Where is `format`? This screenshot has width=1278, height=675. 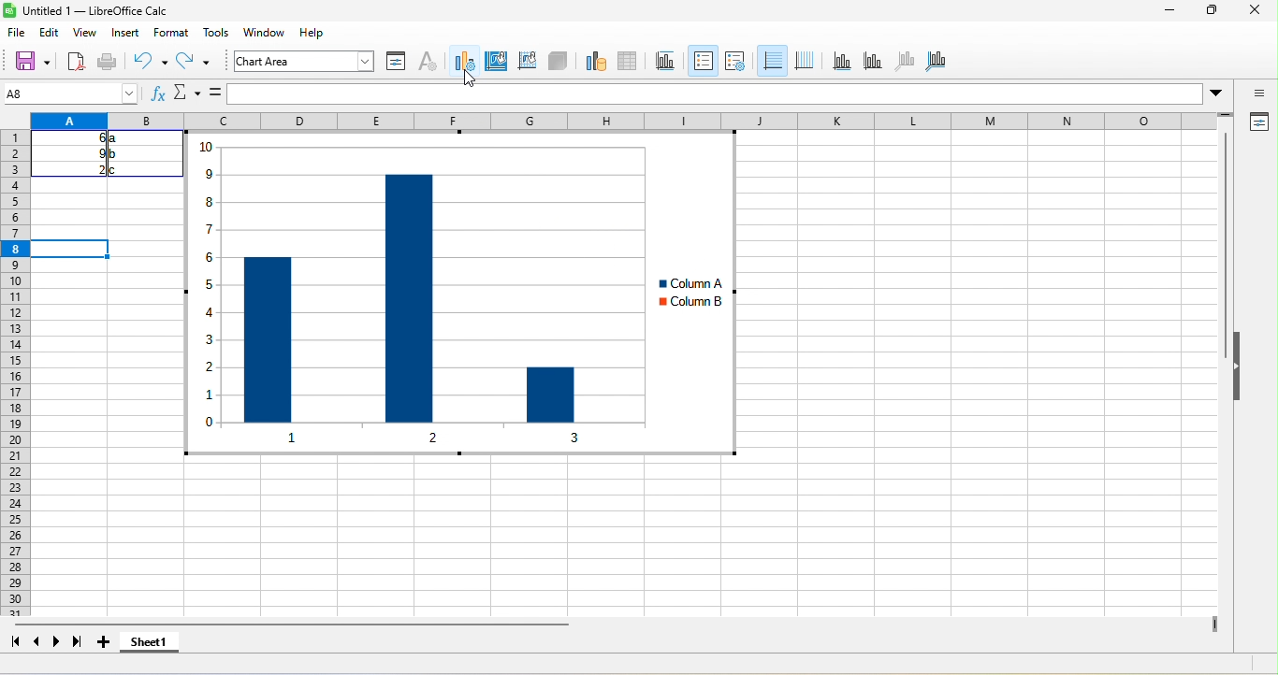
format is located at coordinates (170, 34).